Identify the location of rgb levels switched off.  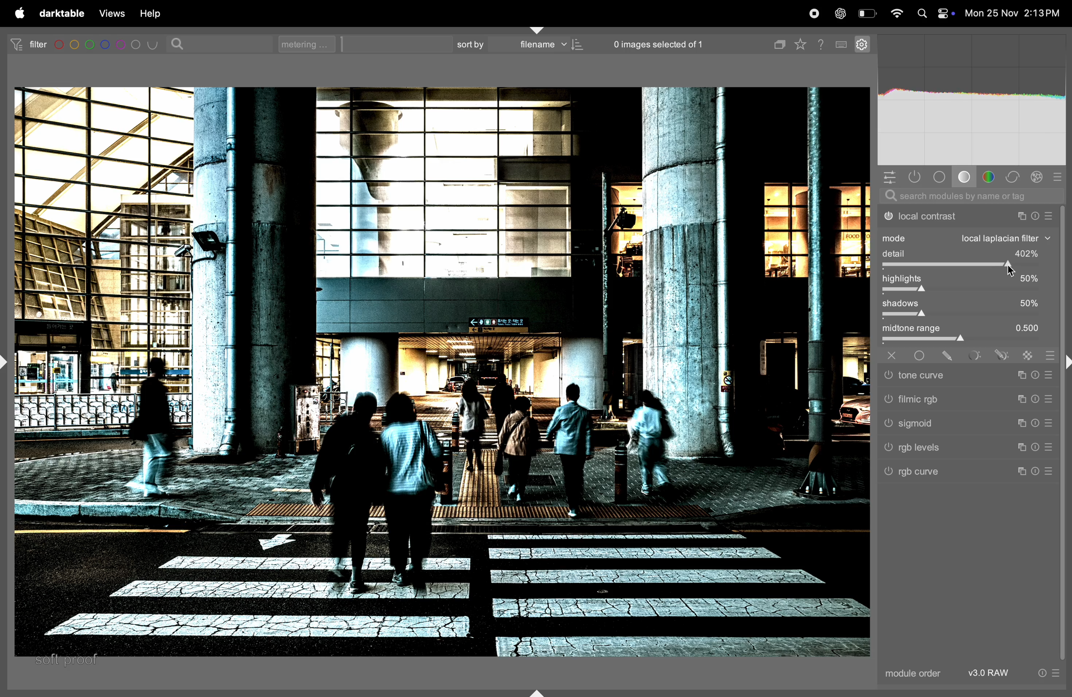
(887, 449).